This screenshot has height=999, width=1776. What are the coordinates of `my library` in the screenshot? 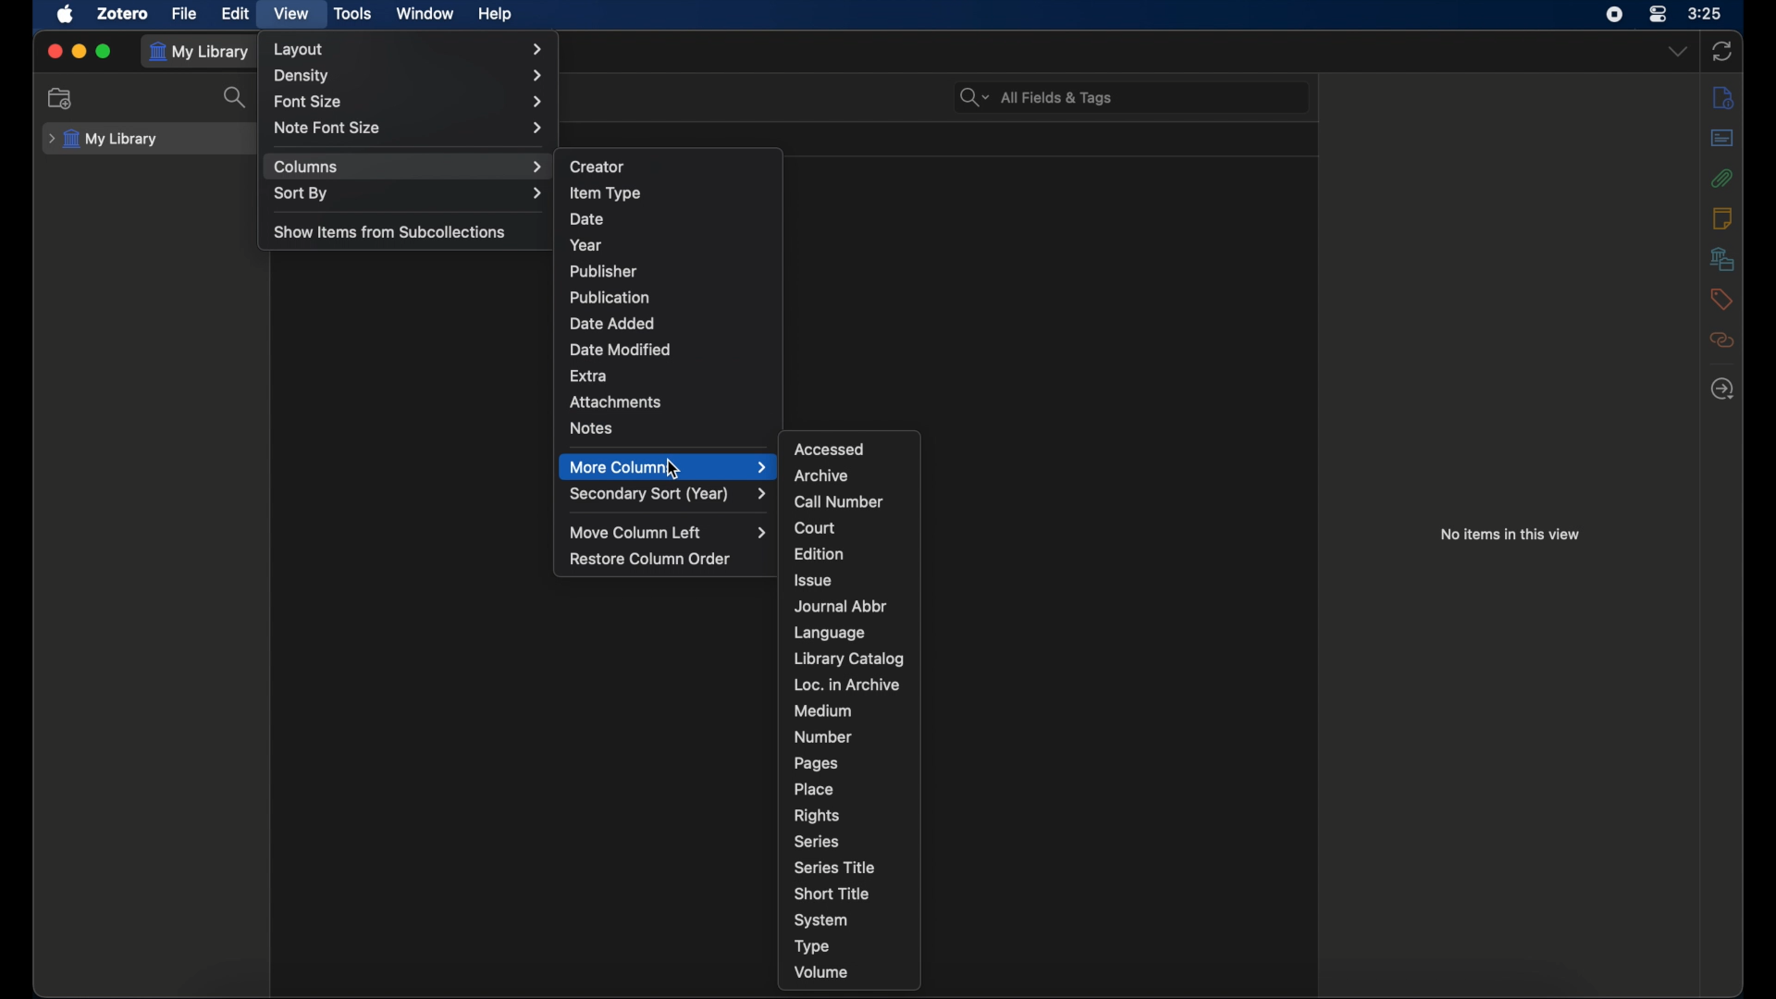 It's located at (105, 139).